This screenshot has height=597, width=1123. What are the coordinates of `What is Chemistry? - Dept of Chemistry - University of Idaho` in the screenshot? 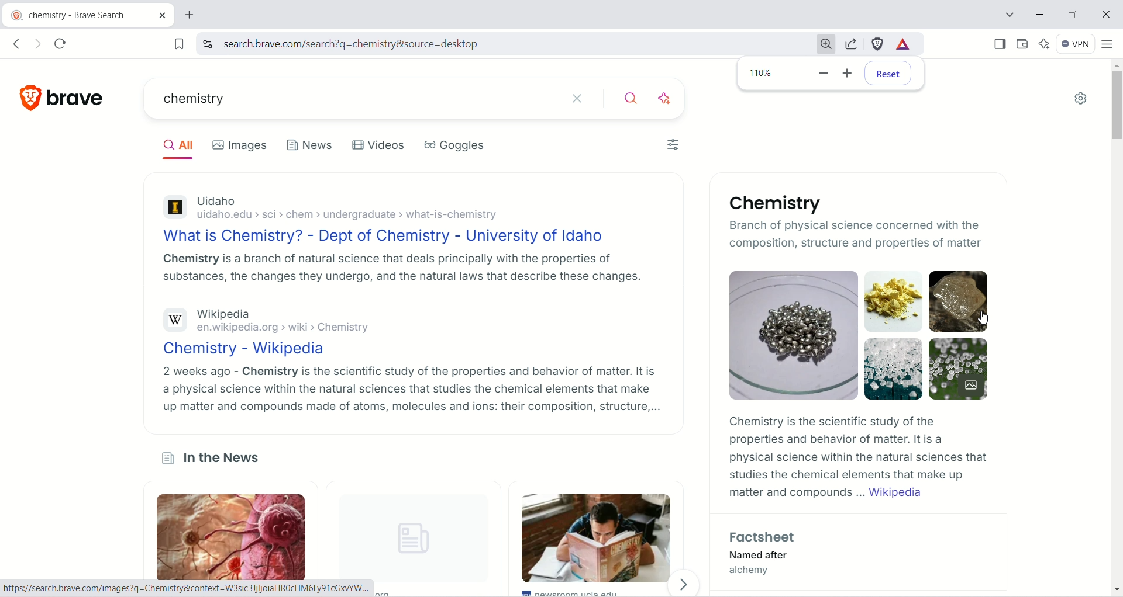 It's located at (390, 237).